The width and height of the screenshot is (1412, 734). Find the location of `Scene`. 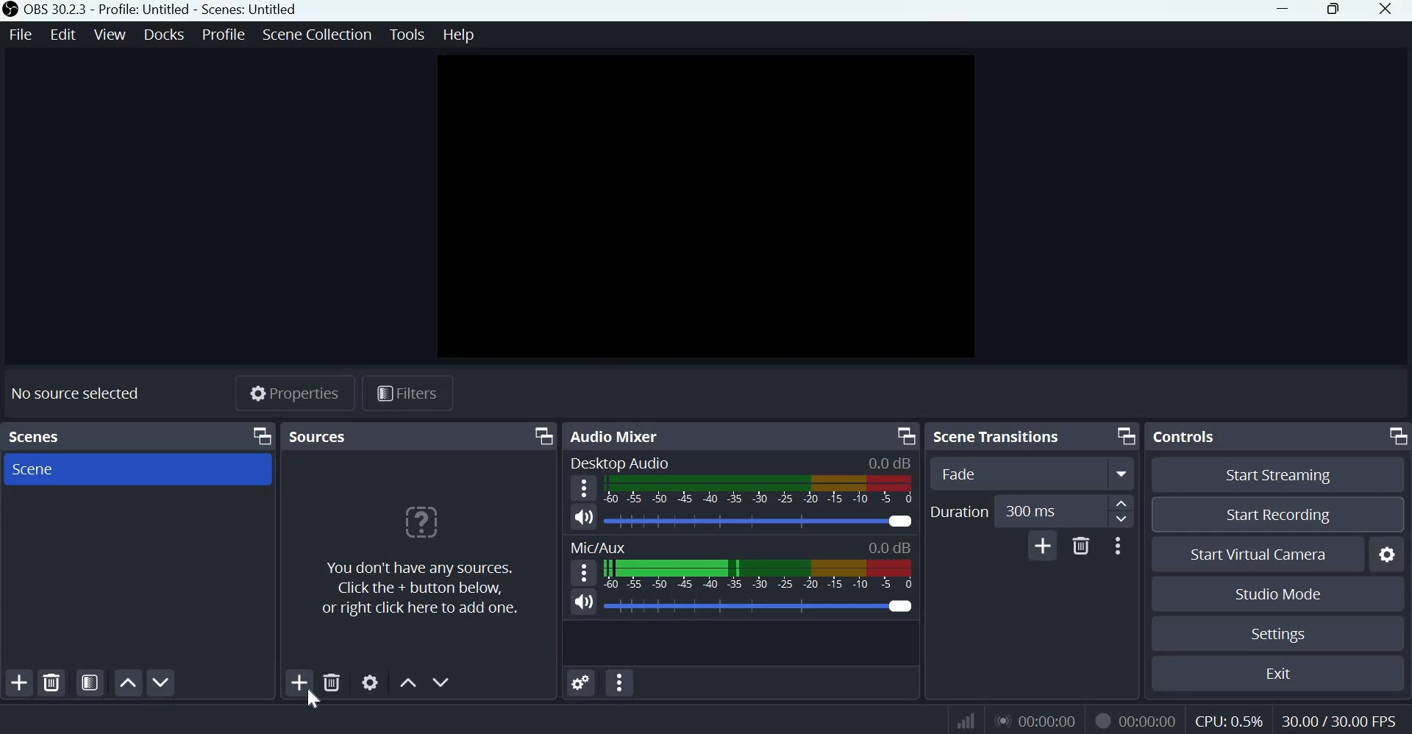

Scene is located at coordinates (43, 471).